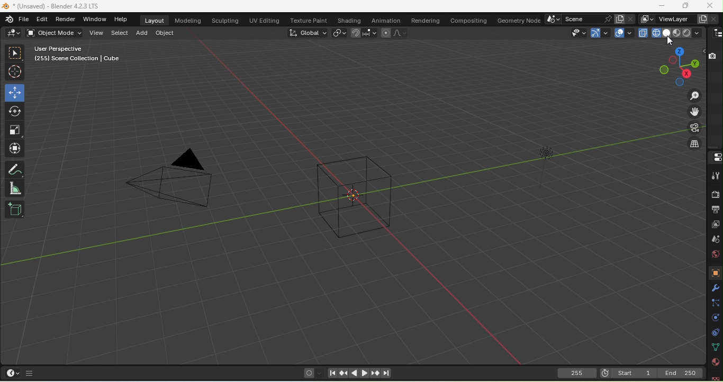 This screenshot has height=382, width=723. I want to click on Render, so click(715, 194).